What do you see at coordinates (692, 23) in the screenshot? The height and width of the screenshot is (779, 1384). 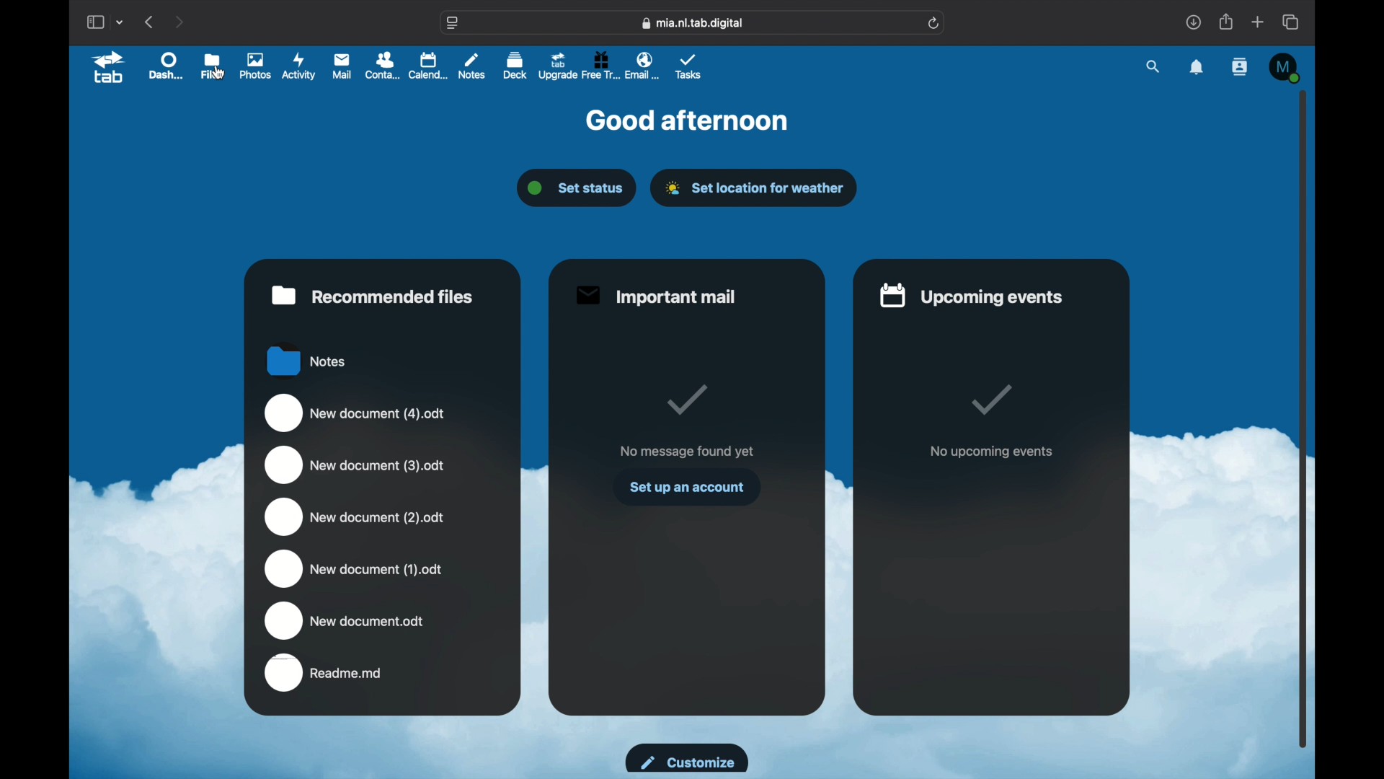 I see `web address` at bounding box center [692, 23].